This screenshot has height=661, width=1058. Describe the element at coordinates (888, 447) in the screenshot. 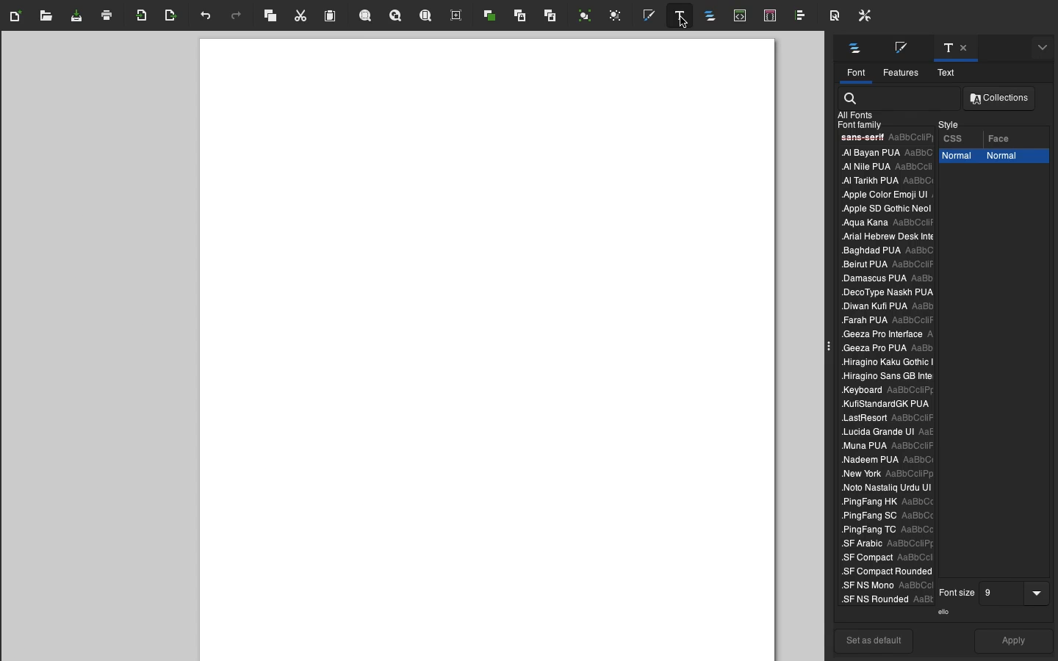

I see `.Muna PUA` at that location.